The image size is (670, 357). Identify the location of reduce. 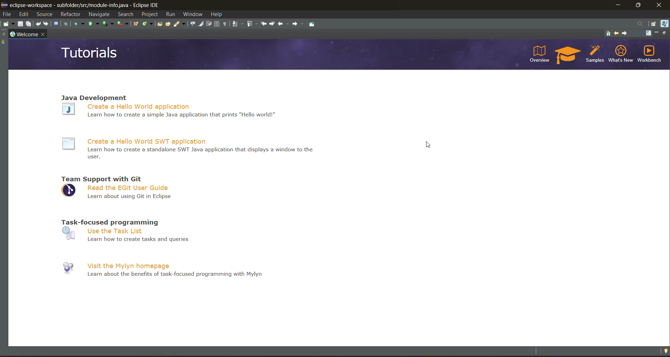
(634, 33).